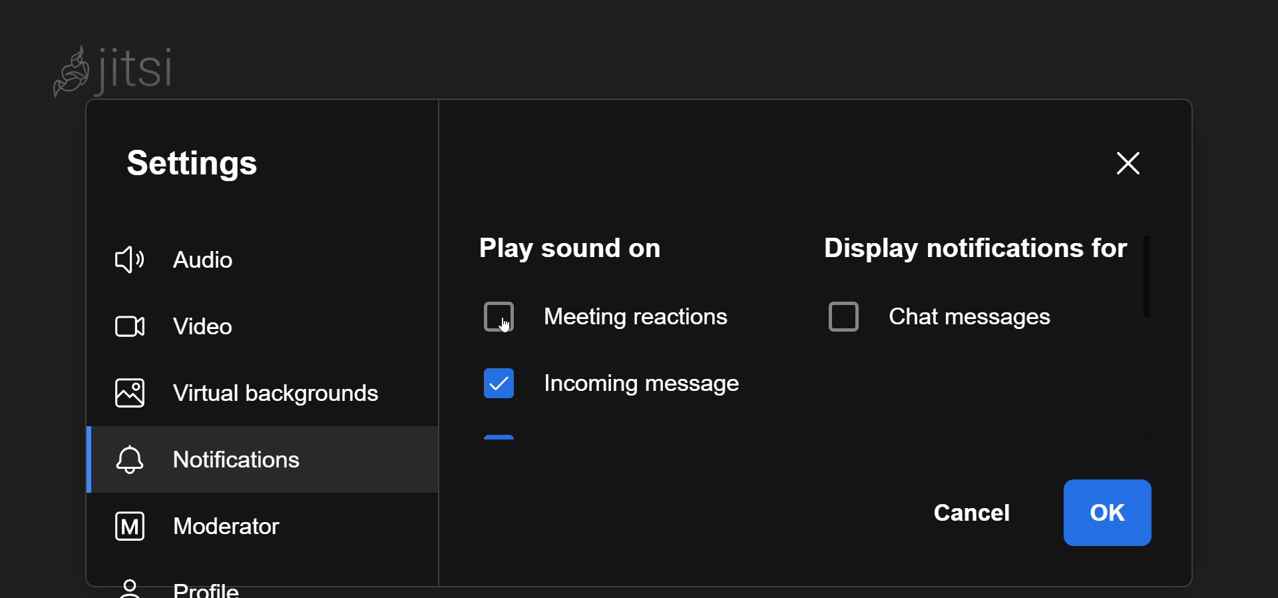 Image resolution: width=1278 pixels, height=598 pixels. What do you see at coordinates (213, 166) in the screenshot?
I see `setting` at bounding box center [213, 166].